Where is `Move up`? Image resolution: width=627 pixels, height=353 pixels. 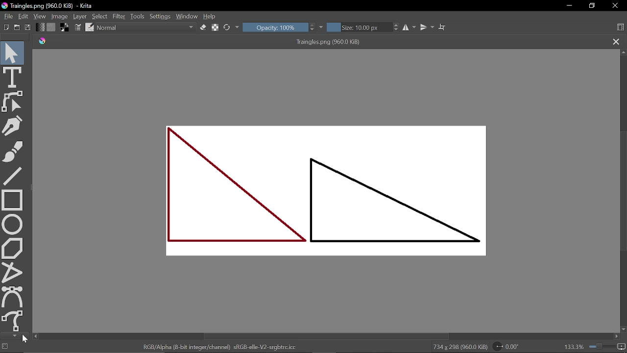 Move up is located at coordinates (623, 52).